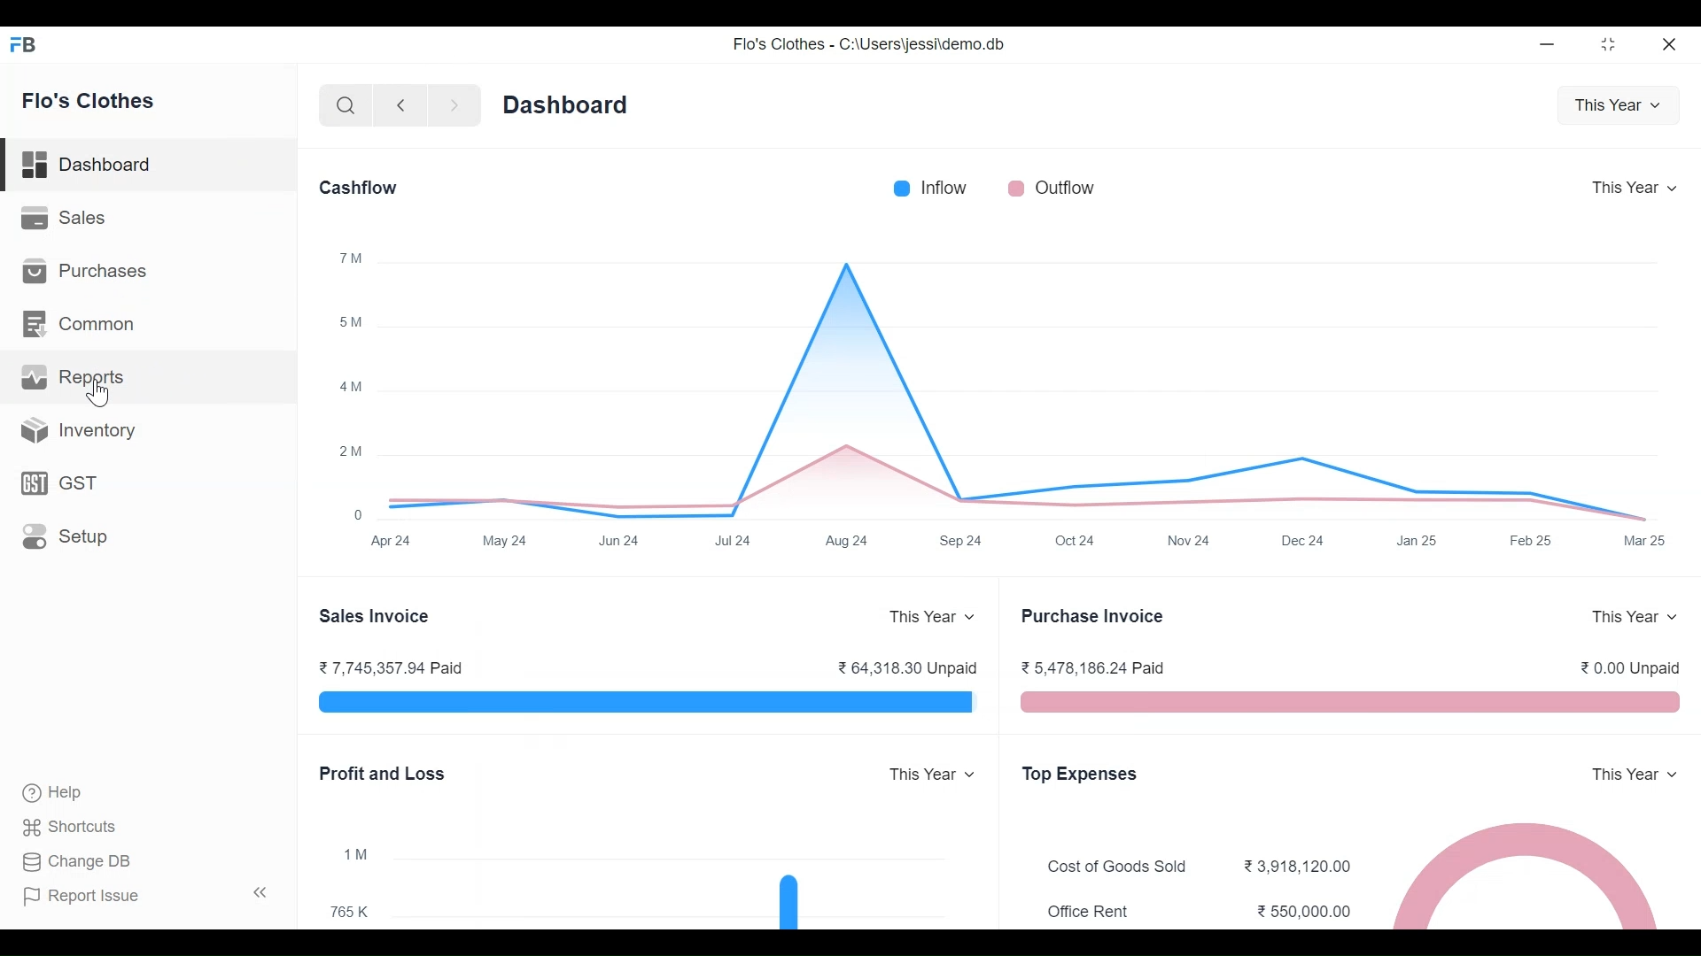 The width and height of the screenshot is (1701, 956). Describe the element at coordinates (1200, 867) in the screenshot. I see `Cost of Goods Sold 3,918,120.00` at that location.